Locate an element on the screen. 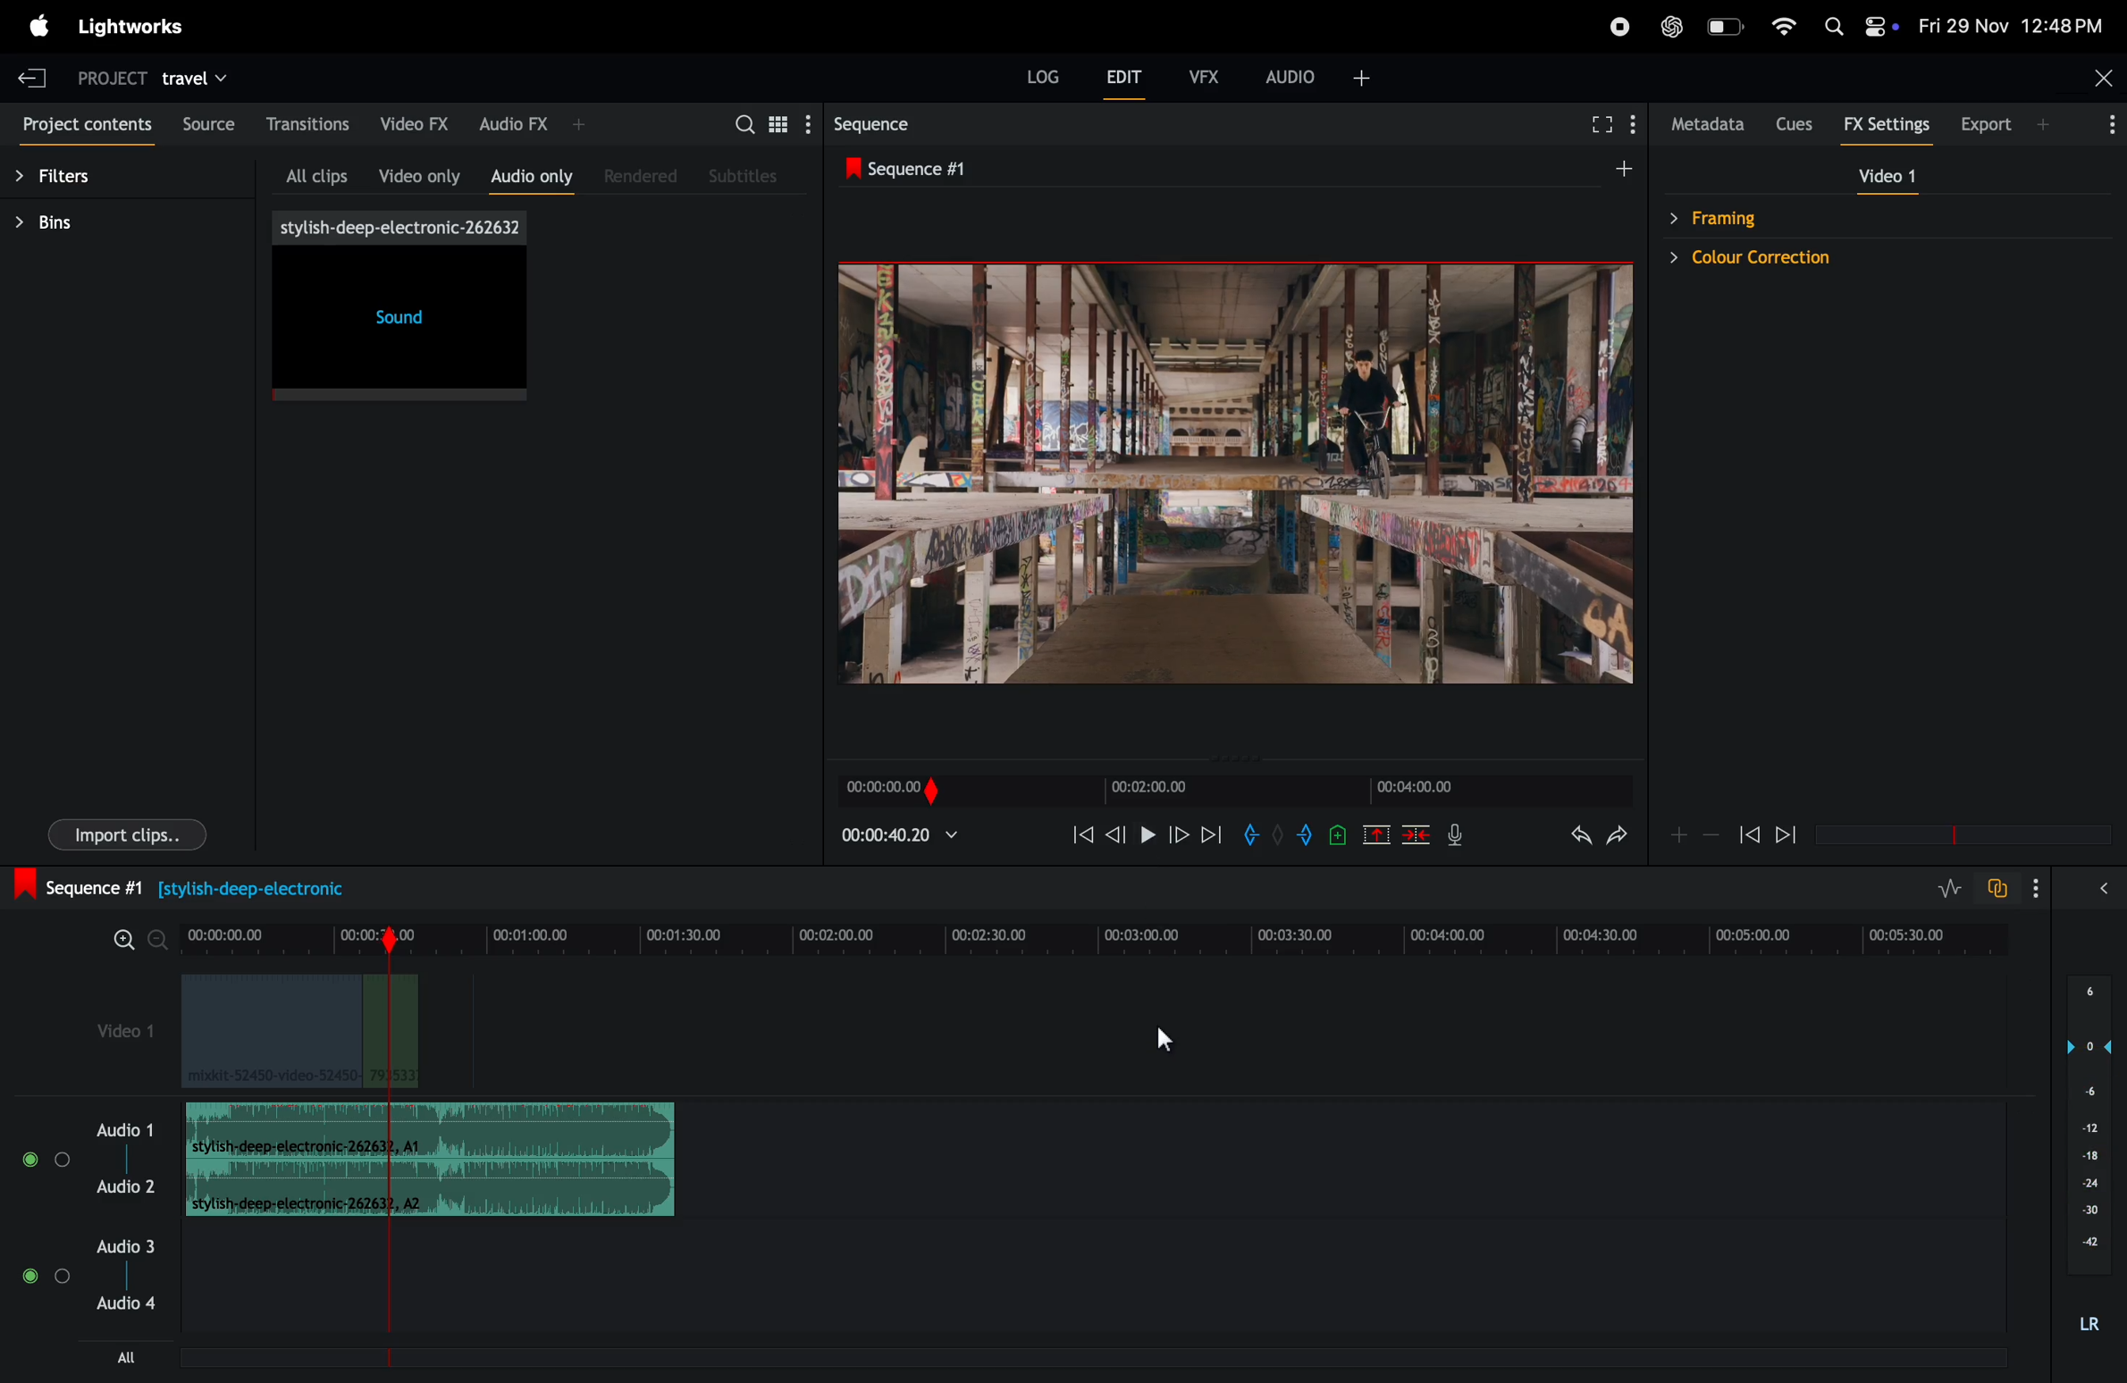 The image size is (2127, 1383). zoom out is located at coordinates (1714, 837).